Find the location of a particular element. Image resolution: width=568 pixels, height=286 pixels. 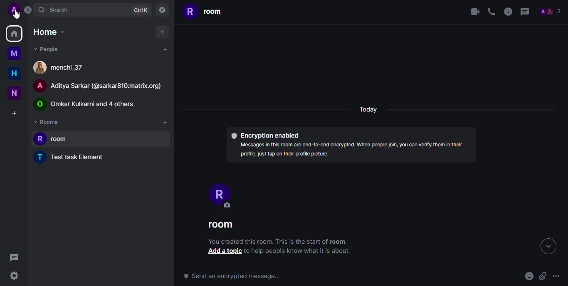

contact is located at coordinates (60, 68).